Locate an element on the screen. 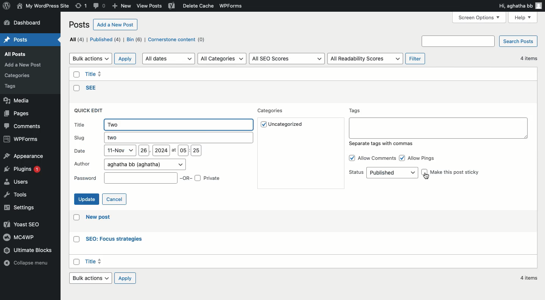 The width and height of the screenshot is (545, 300). Author is located at coordinates (130, 164).